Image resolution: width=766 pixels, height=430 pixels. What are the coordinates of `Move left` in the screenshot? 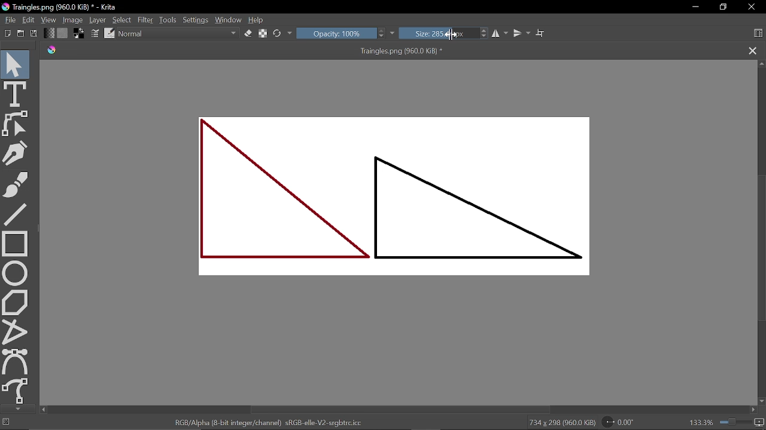 It's located at (44, 409).